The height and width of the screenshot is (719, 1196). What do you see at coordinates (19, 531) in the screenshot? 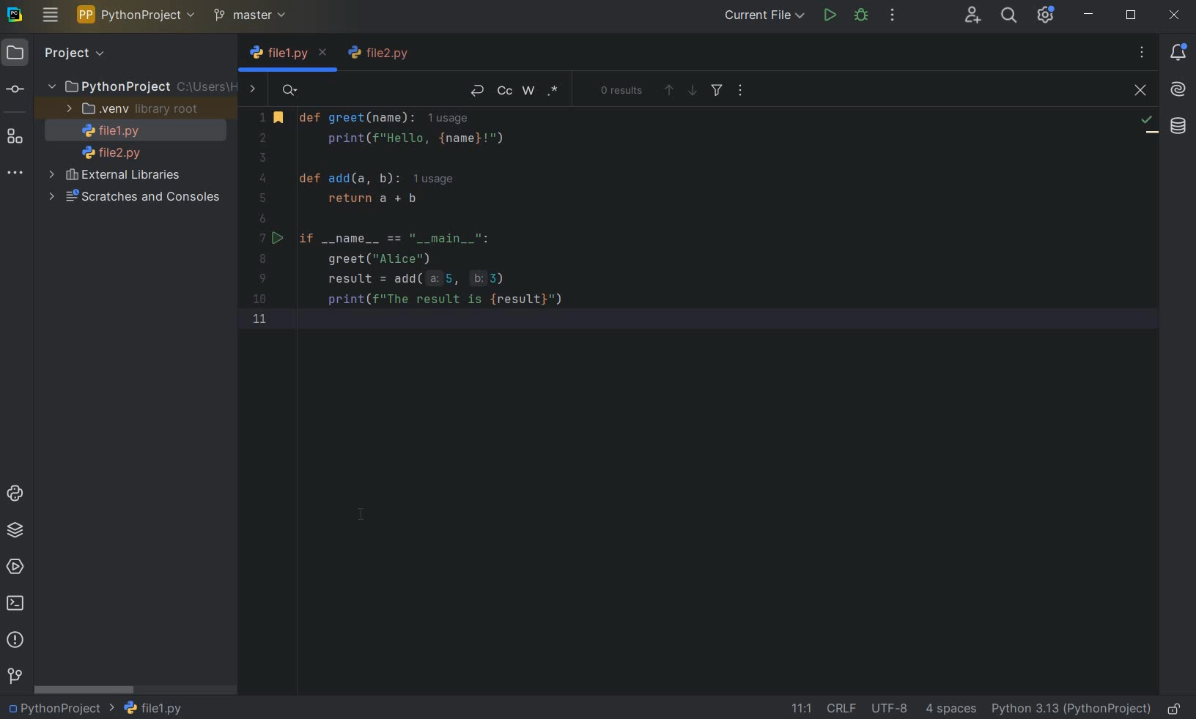
I see `PYTHON PACKAGES` at bounding box center [19, 531].